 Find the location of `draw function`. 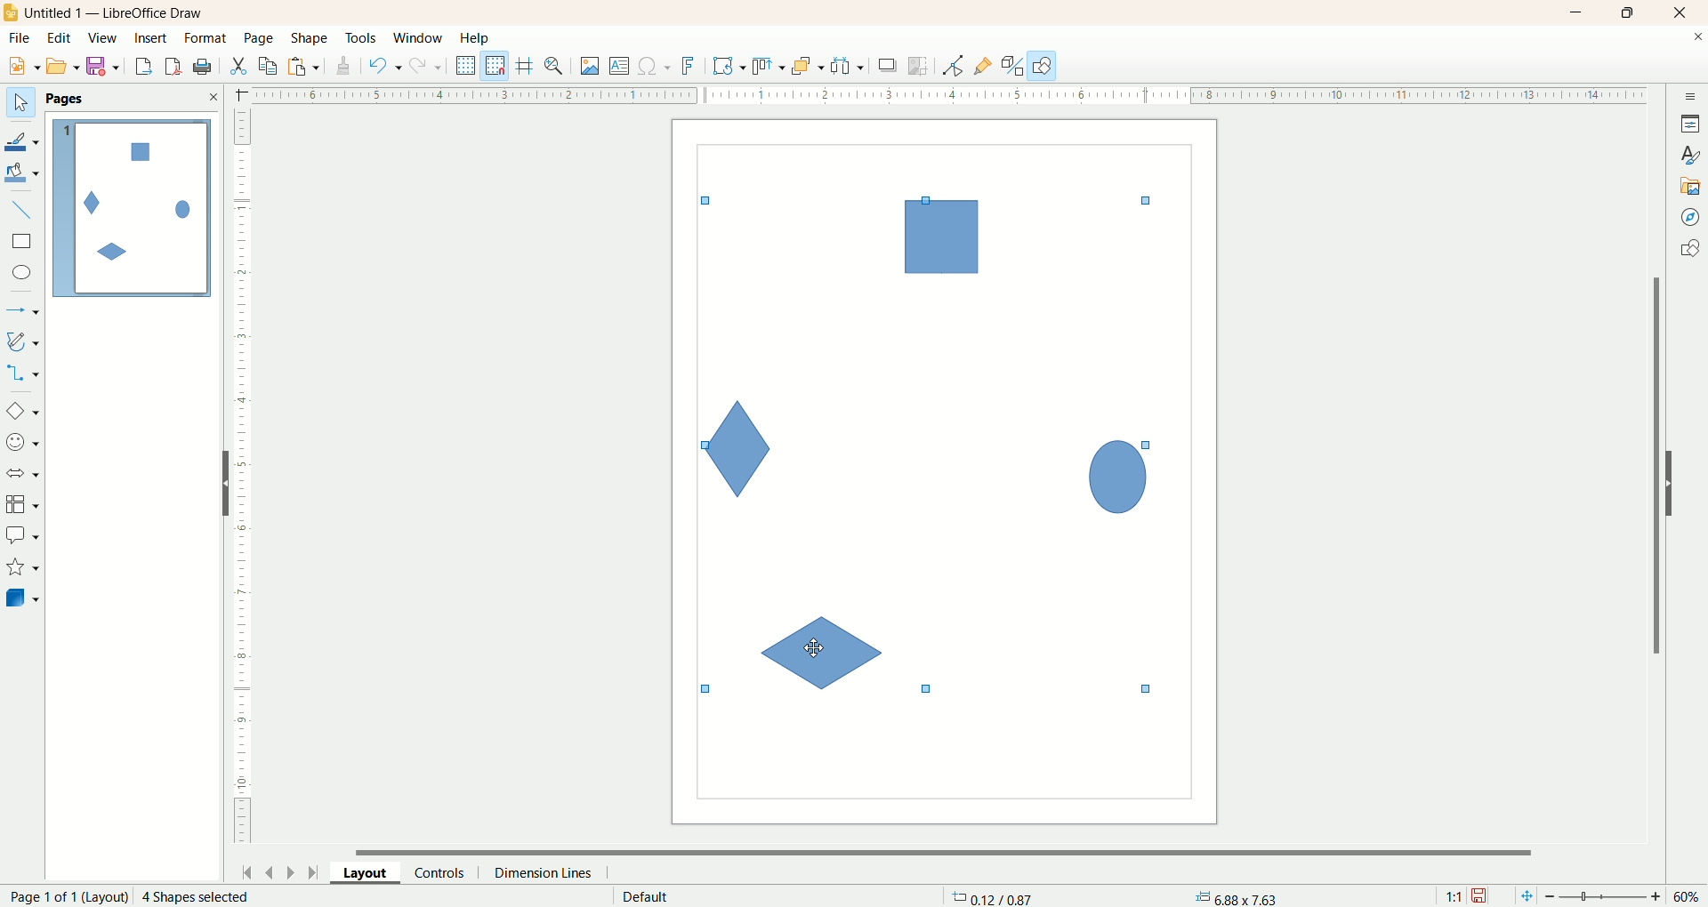

draw function is located at coordinates (1043, 65).